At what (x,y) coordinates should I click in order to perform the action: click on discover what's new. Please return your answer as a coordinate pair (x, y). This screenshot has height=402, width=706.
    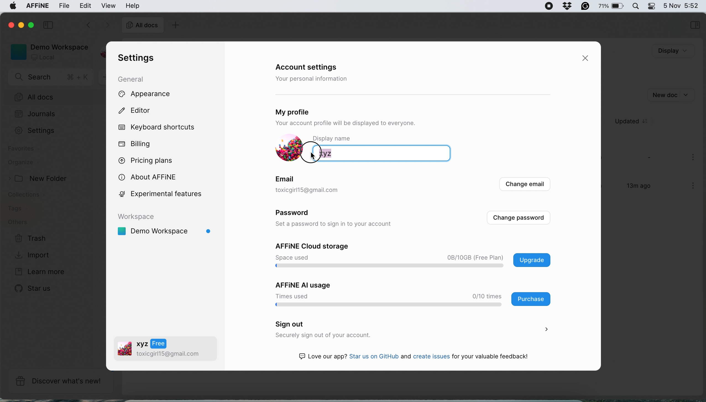
    Looking at the image, I should click on (61, 381).